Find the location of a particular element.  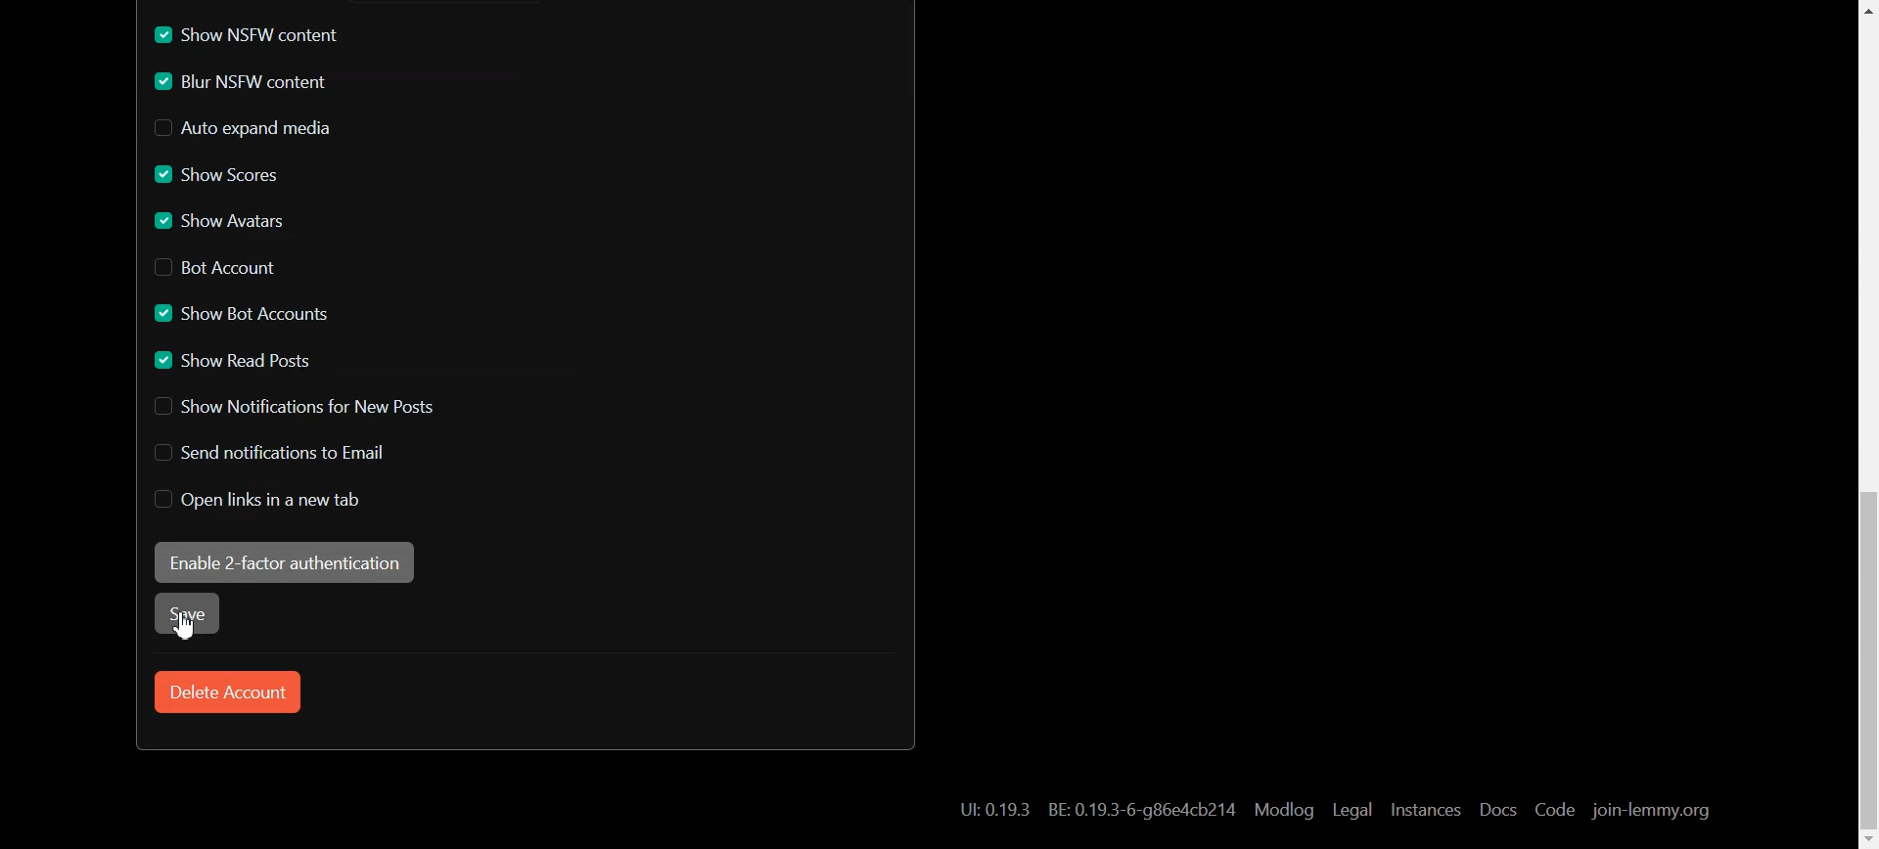

Hyperlink is located at coordinates (1096, 810).